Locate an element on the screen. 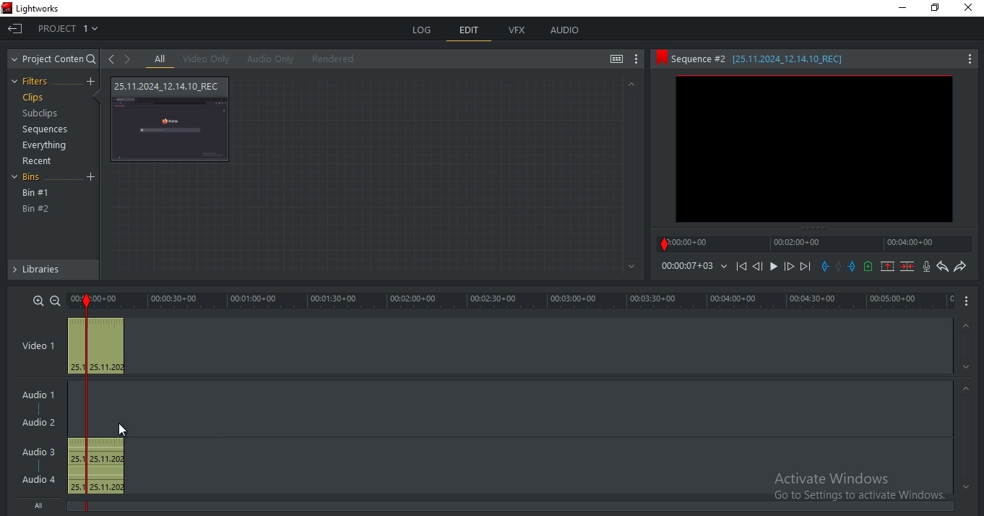  filters is located at coordinates (34, 82).